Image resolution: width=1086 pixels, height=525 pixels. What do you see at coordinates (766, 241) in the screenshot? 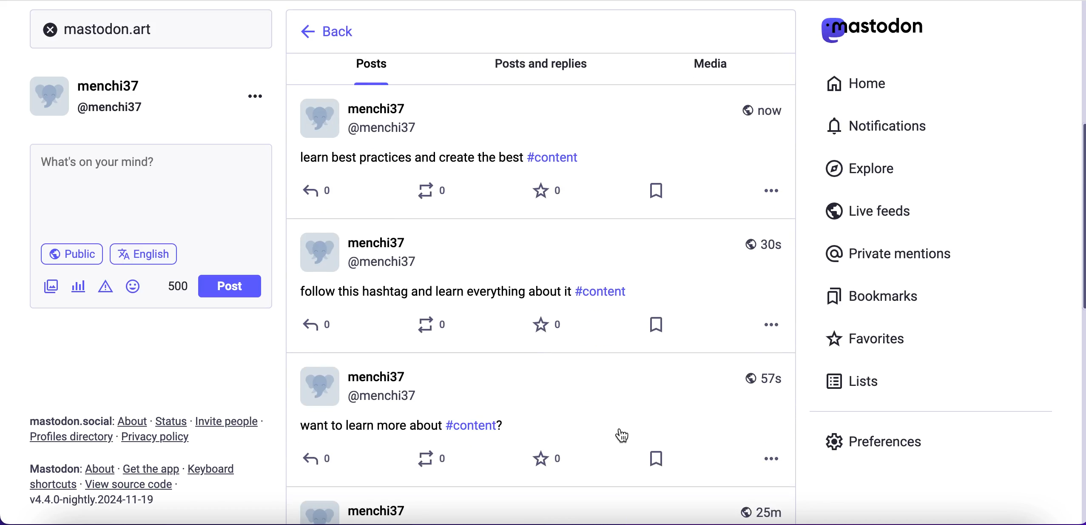
I see `30s ago` at bounding box center [766, 241].